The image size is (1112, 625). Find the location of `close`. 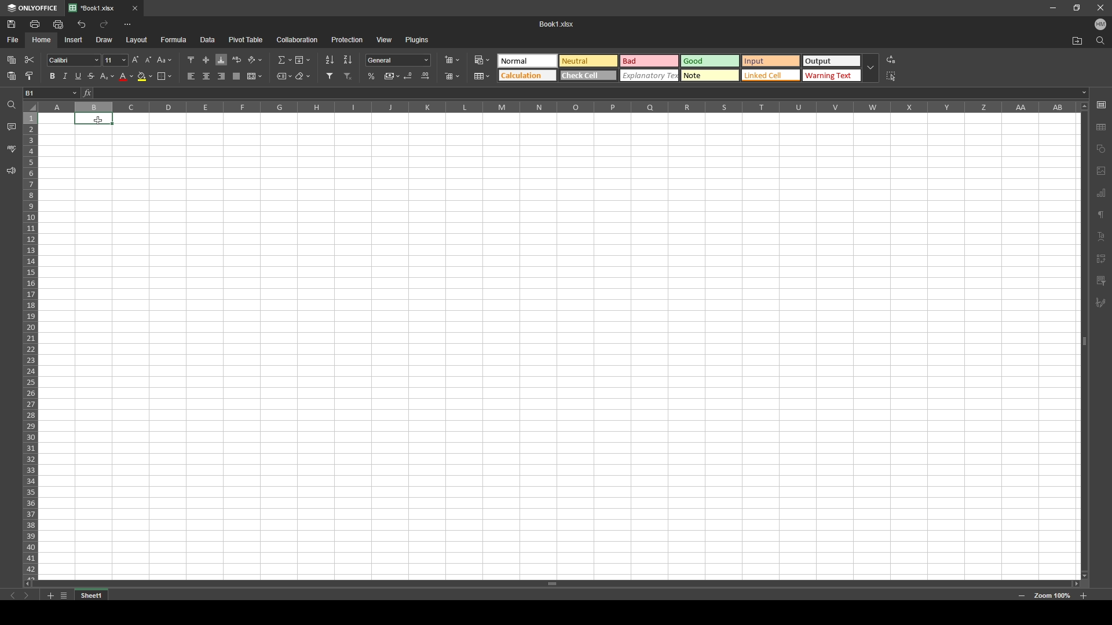

close is located at coordinates (135, 9).